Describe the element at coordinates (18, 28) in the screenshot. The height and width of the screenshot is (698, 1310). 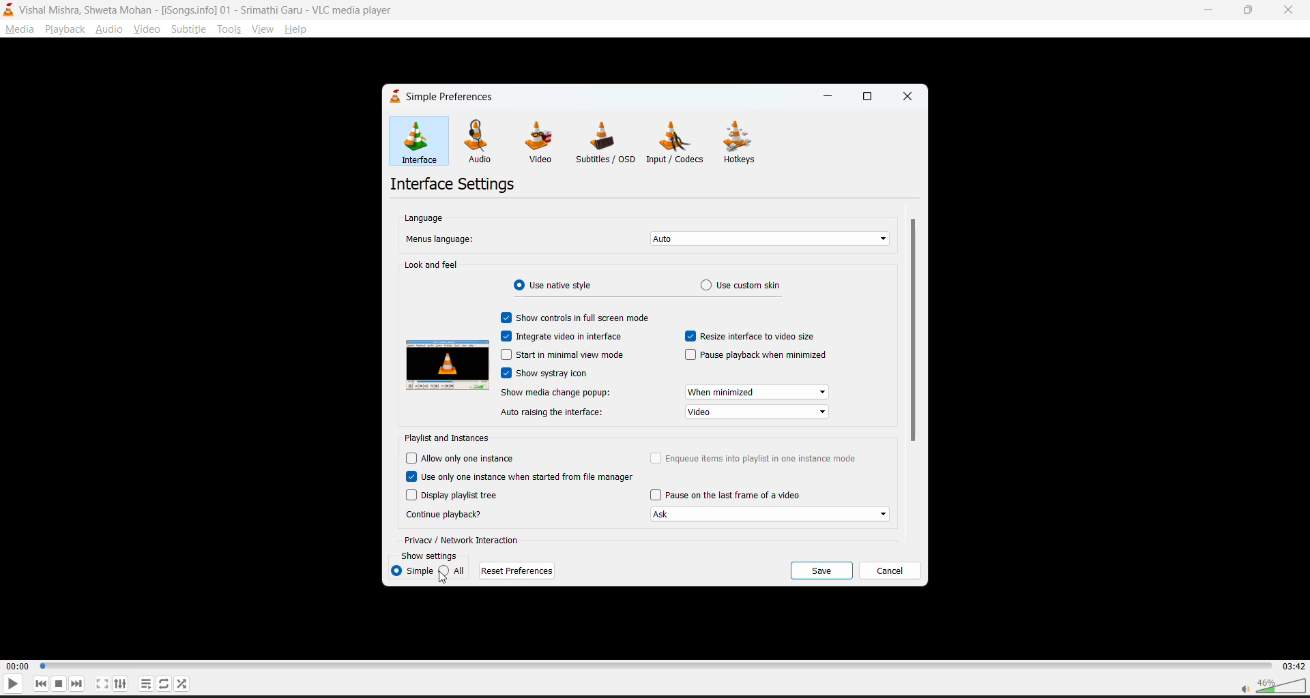
I see `media` at that location.